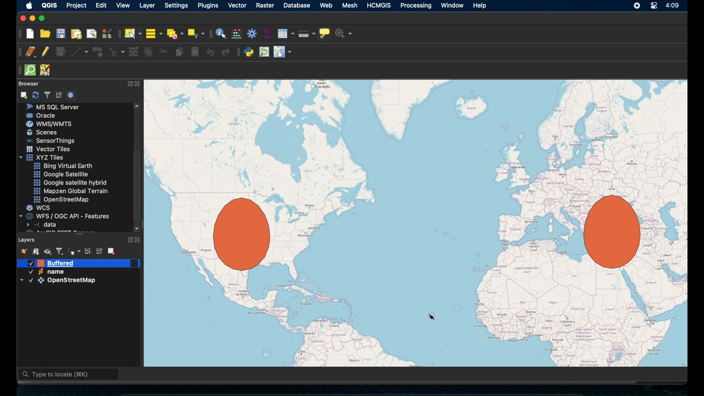  What do you see at coordinates (265, 52) in the screenshot?
I see `osm place search` at bounding box center [265, 52].